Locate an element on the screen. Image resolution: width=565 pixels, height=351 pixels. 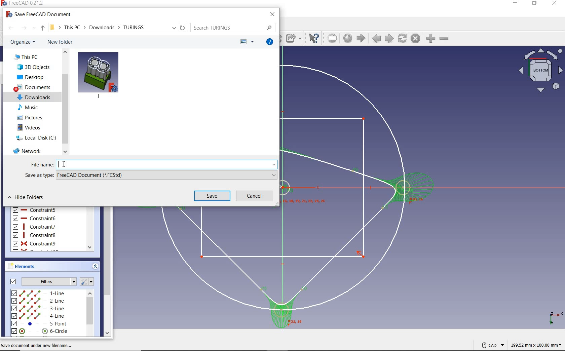
recent locations is located at coordinates (34, 28).